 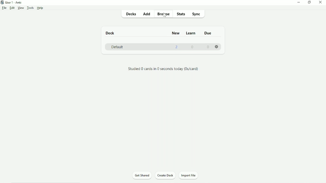 I want to click on Import file, so click(x=190, y=176).